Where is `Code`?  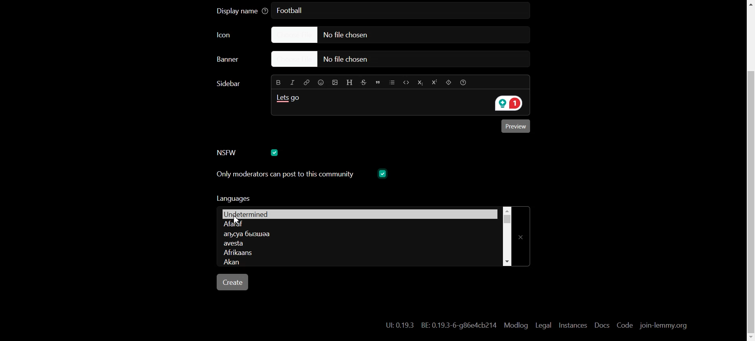
Code is located at coordinates (624, 326).